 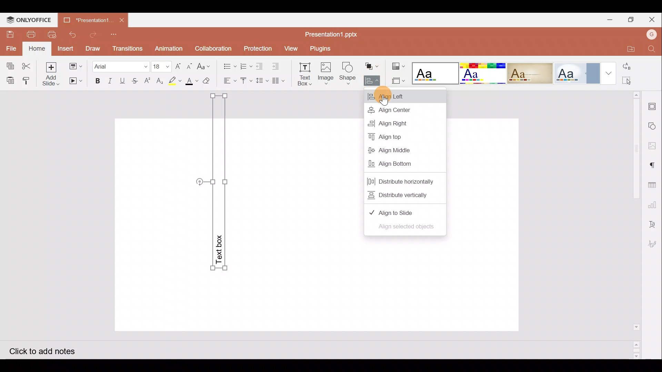 I want to click on More, so click(x=610, y=75).